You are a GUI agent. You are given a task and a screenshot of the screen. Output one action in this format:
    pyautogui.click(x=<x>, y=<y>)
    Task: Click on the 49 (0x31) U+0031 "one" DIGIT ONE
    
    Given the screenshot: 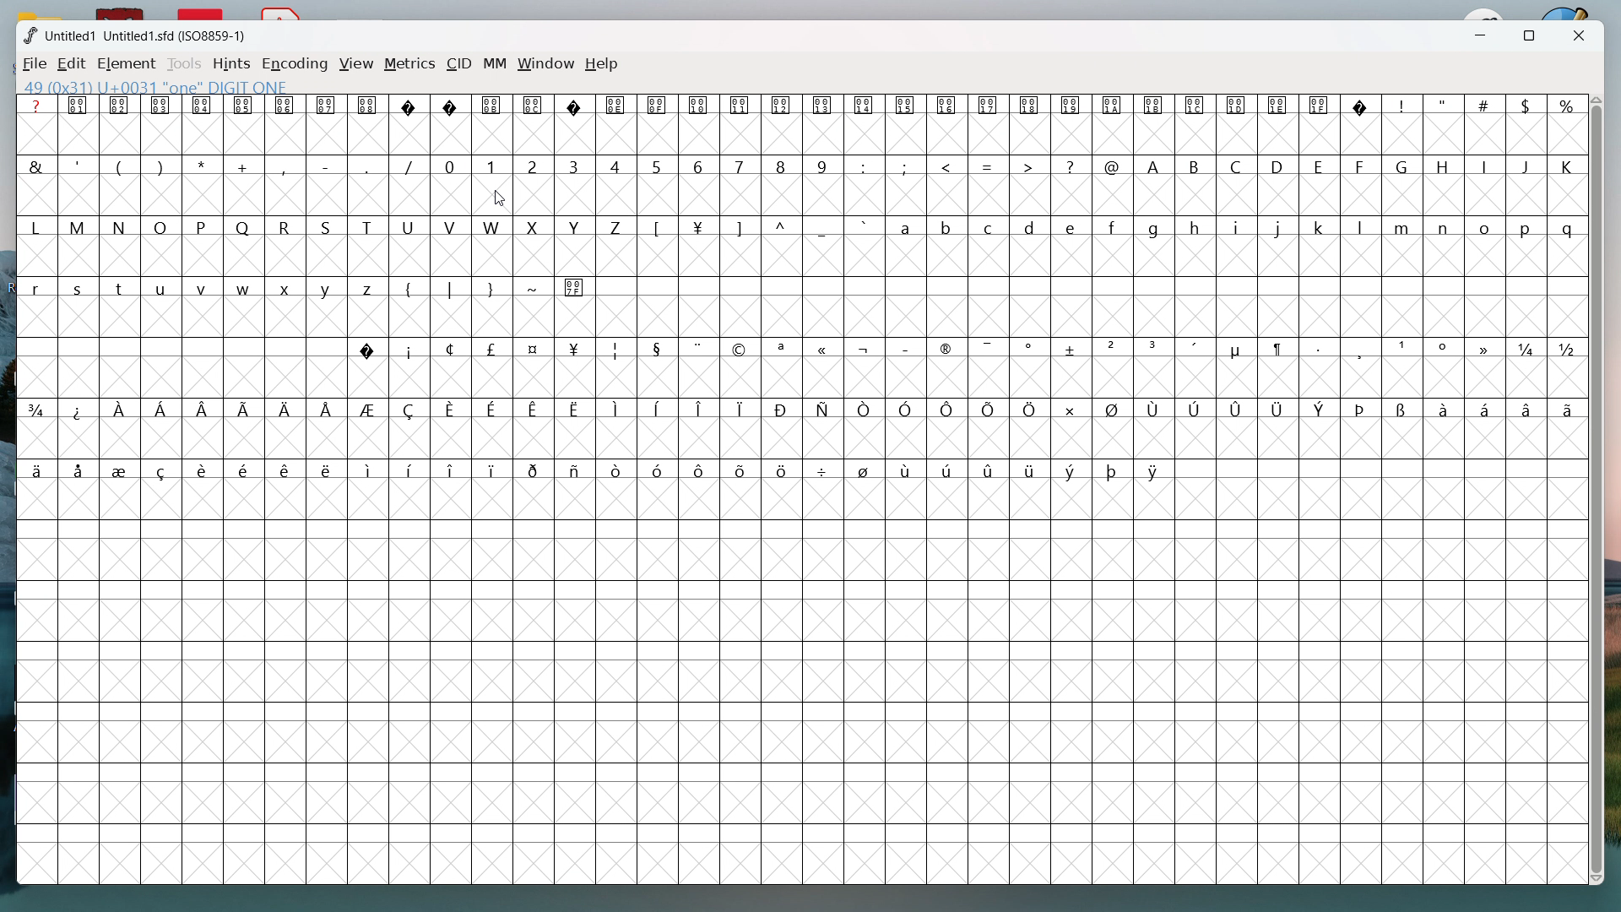 What is the action you would take?
    pyautogui.click(x=155, y=86)
    